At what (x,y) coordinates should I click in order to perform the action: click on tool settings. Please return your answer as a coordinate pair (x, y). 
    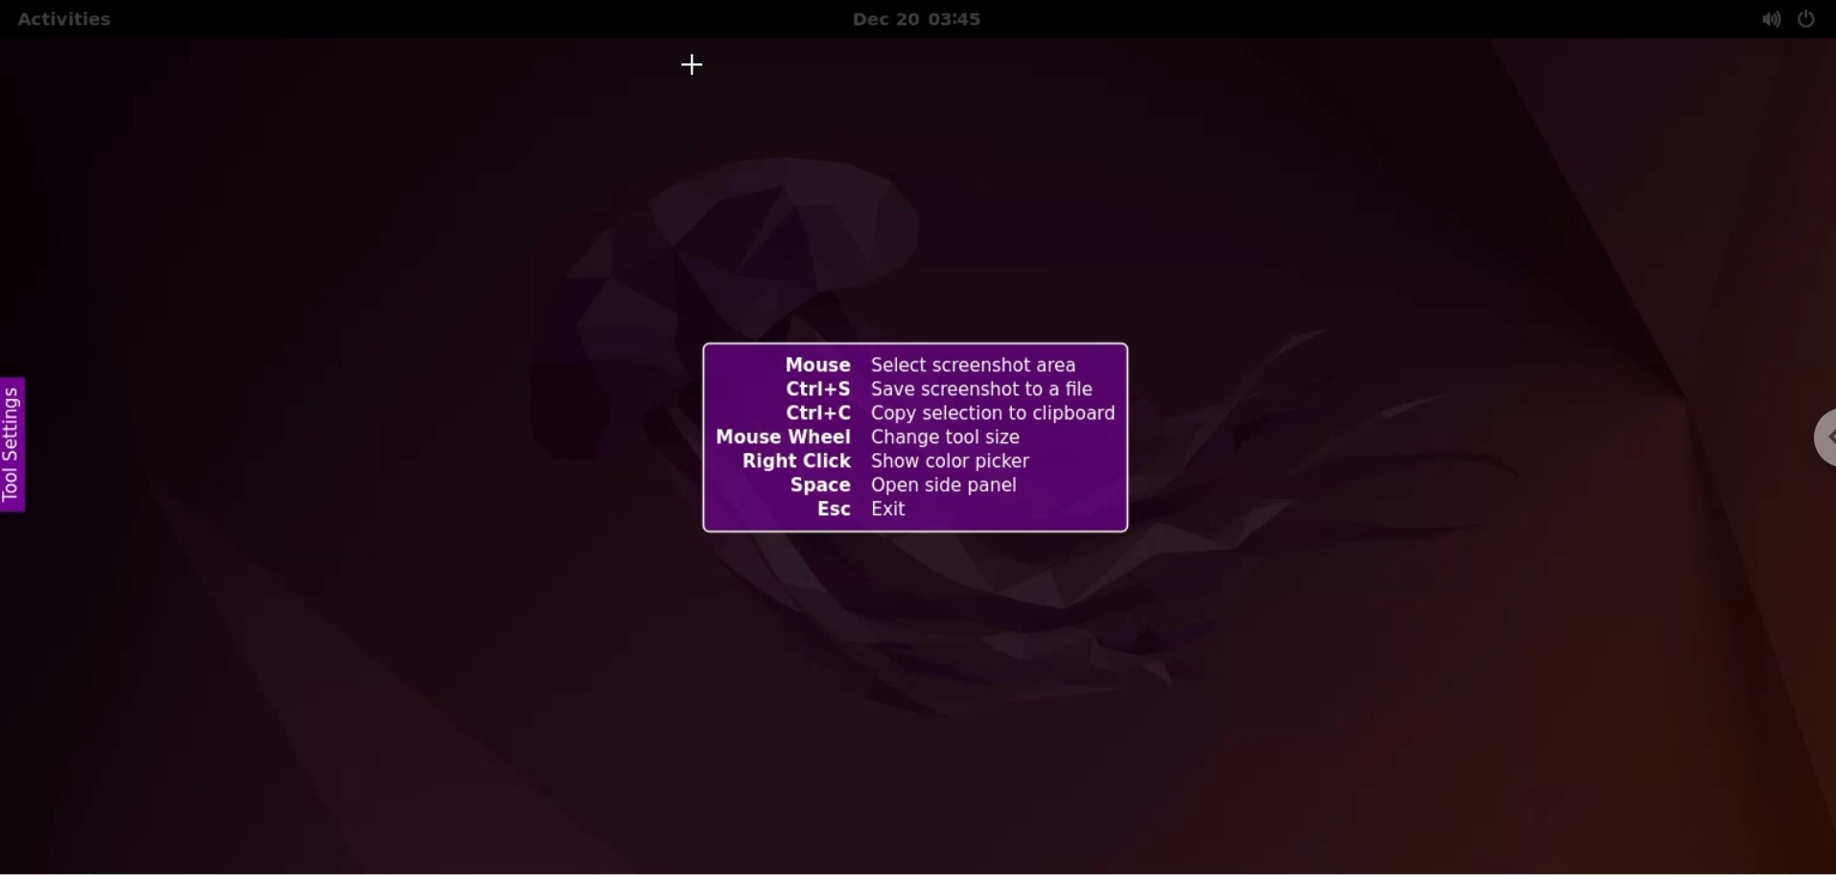
    Looking at the image, I should click on (21, 445).